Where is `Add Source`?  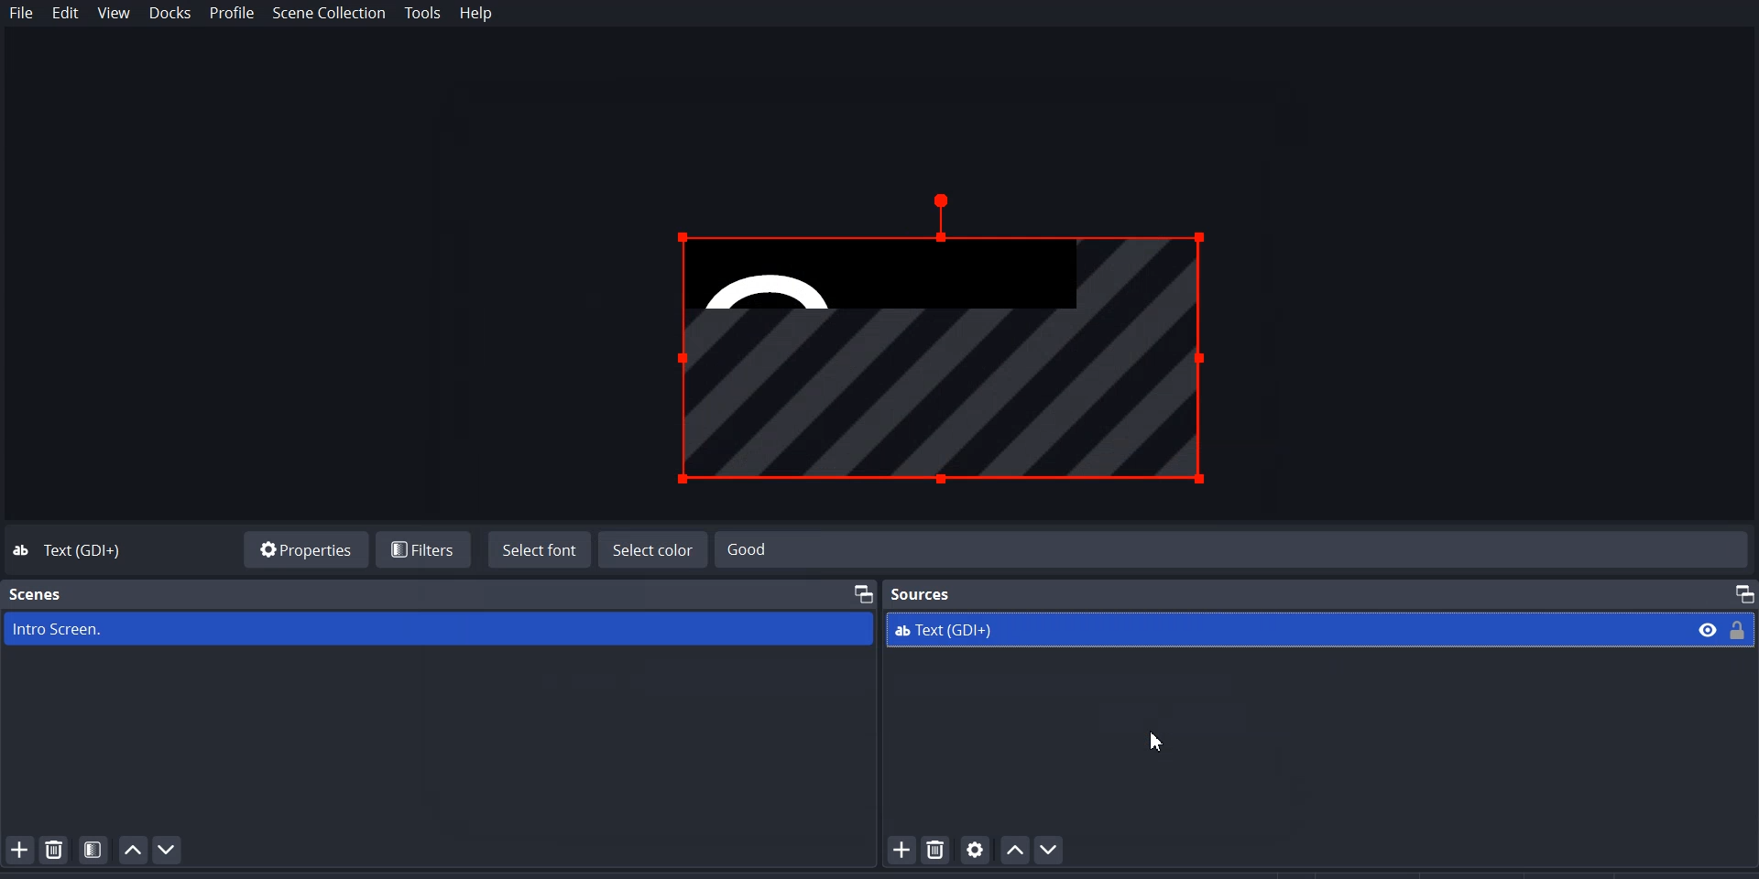 Add Source is located at coordinates (902, 849).